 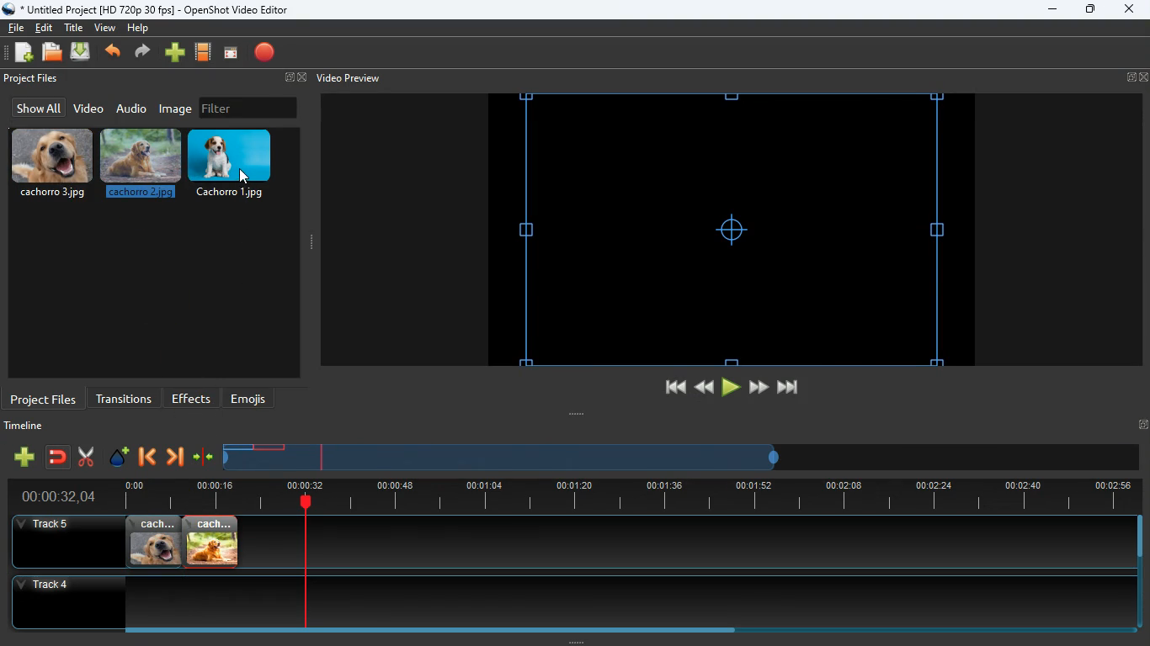 I want to click on record, so click(x=266, y=54).